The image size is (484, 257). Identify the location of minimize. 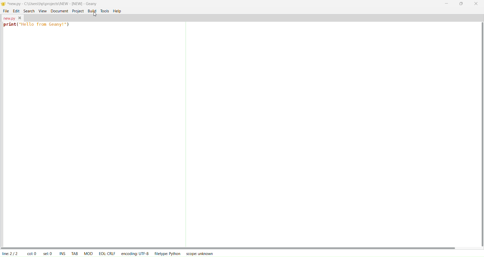
(447, 4).